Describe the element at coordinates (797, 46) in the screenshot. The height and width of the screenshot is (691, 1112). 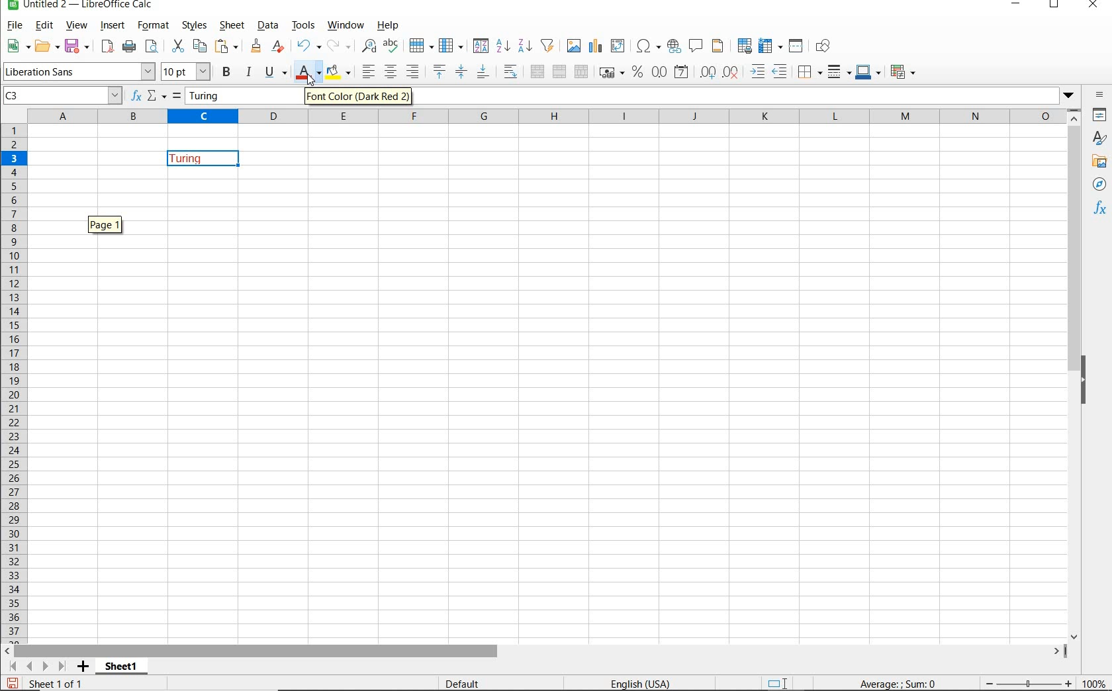
I see `SPLIT WINDOW` at that location.